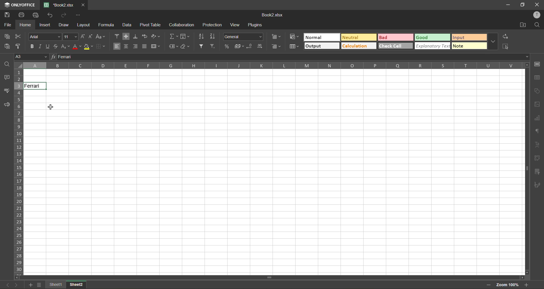  Describe the element at coordinates (271, 15) in the screenshot. I see `file name` at that location.